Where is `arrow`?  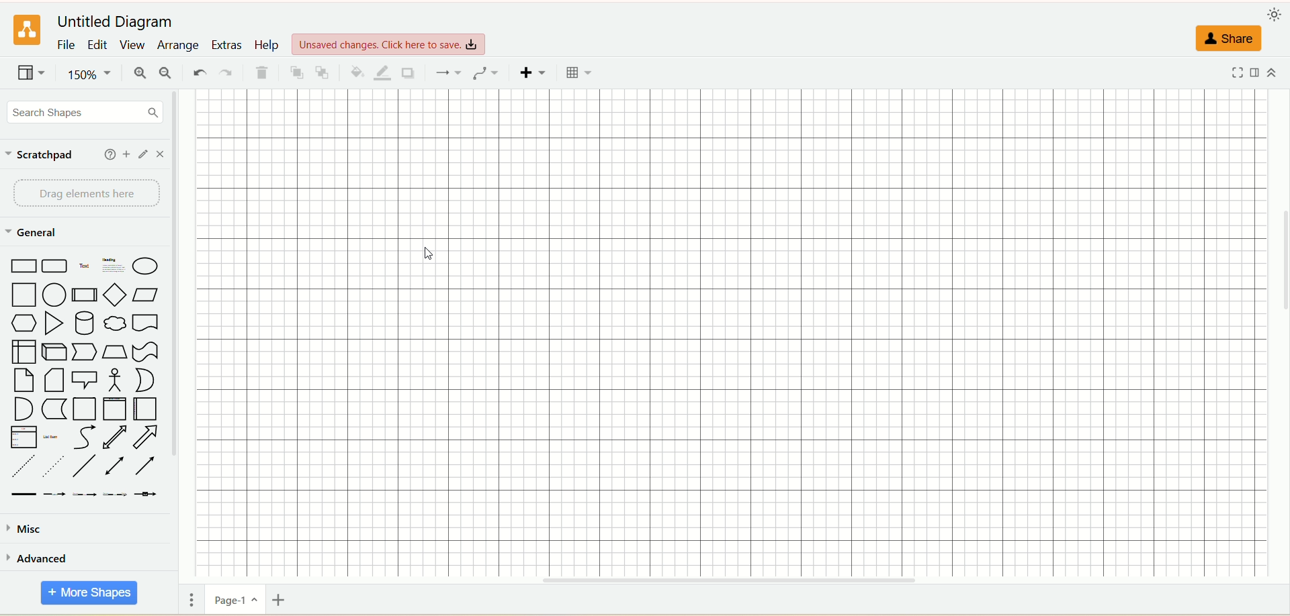 arrow is located at coordinates (146, 437).